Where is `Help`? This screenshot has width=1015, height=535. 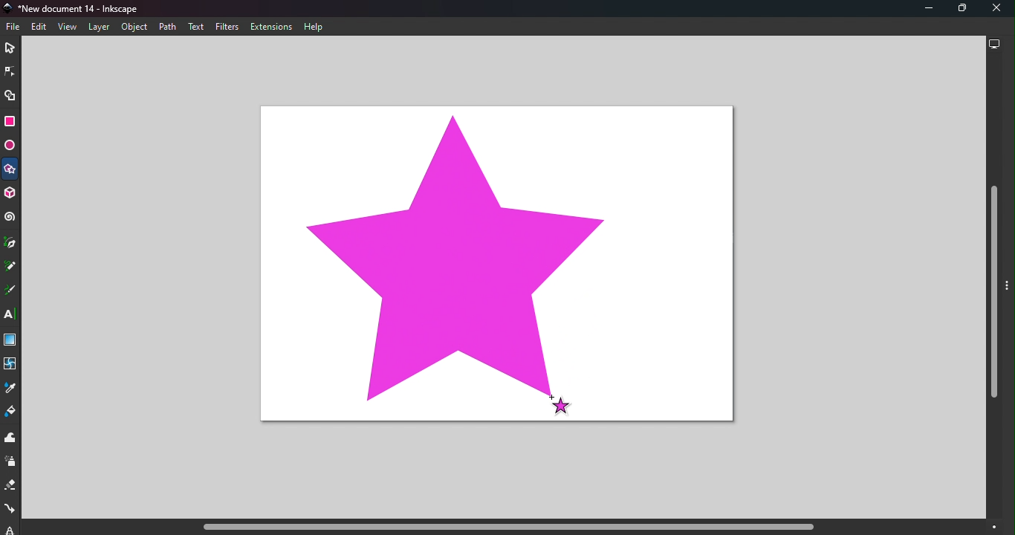 Help is located at coordinates (315, 27).